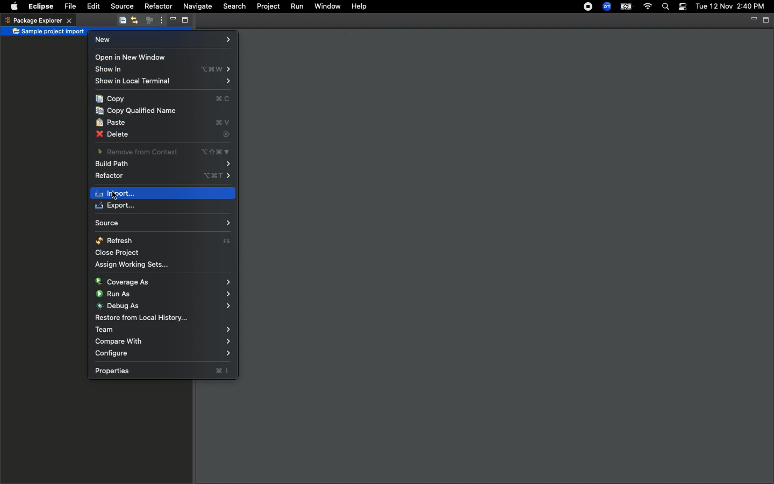  Describe the element at coordinates (162, 164) in the screenshot. I see `Build  path` at that location.